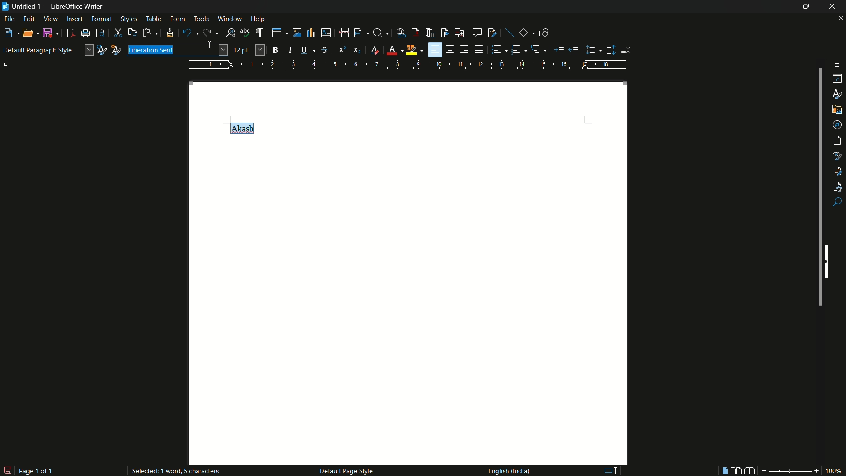  I want to click on paragraph style, so click(47, 50).